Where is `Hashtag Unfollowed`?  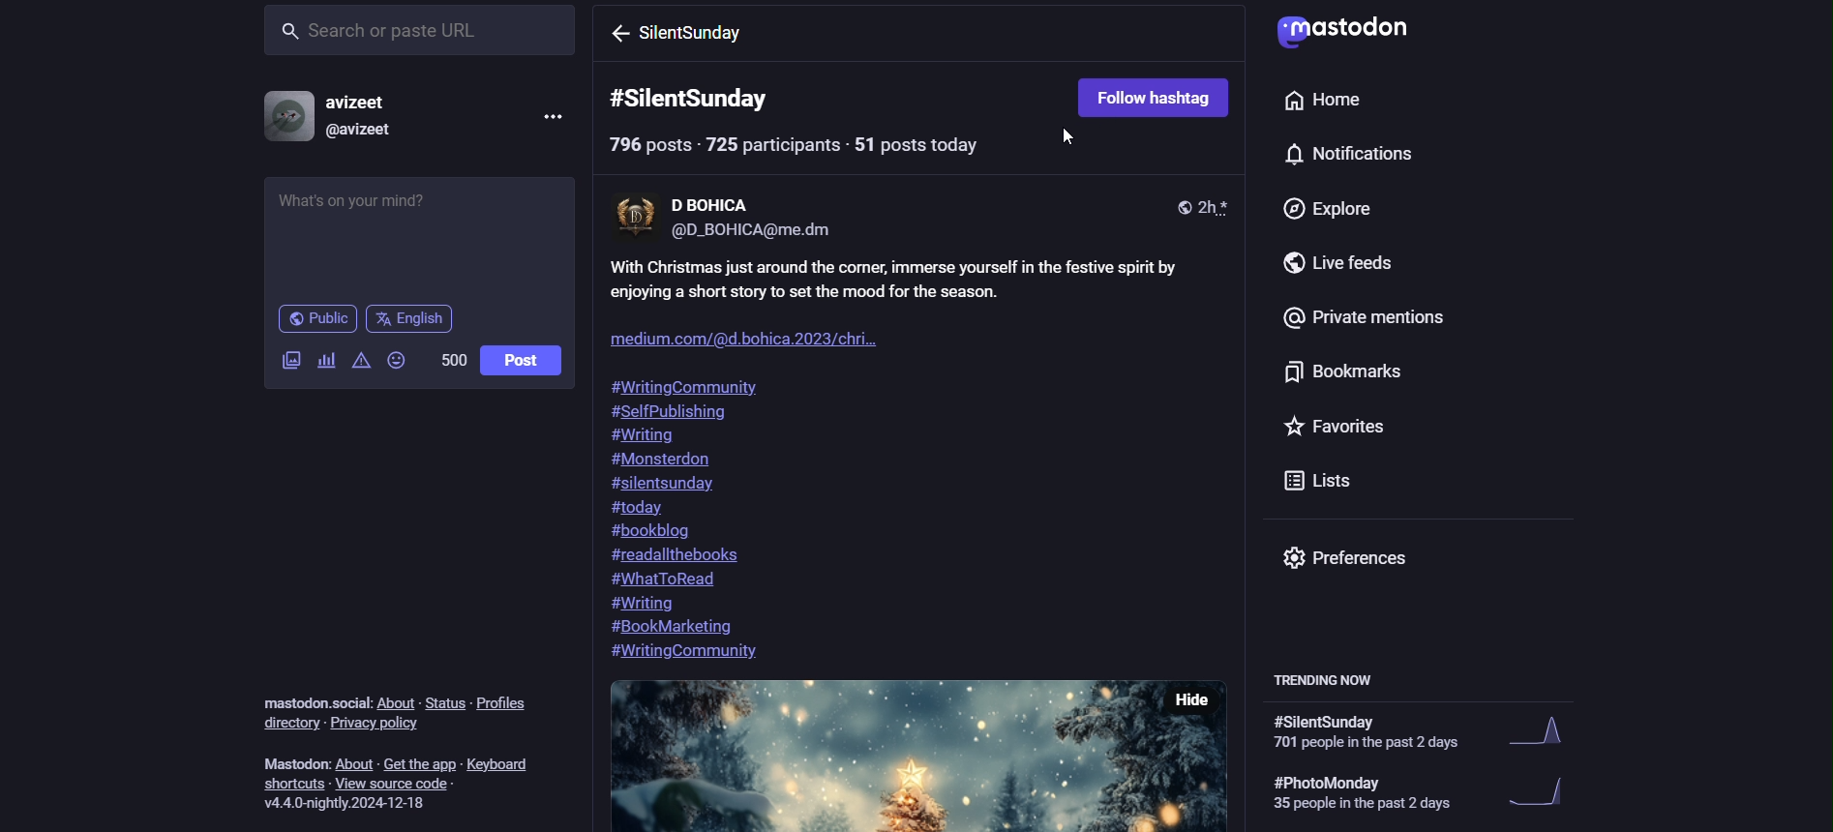
Hashtag Unfollowed is located at coordinates (1152, 95).